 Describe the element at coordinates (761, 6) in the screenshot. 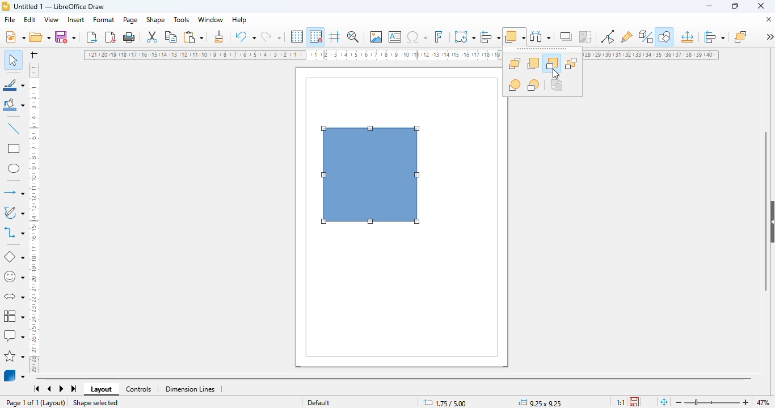

I see `close` at that location.